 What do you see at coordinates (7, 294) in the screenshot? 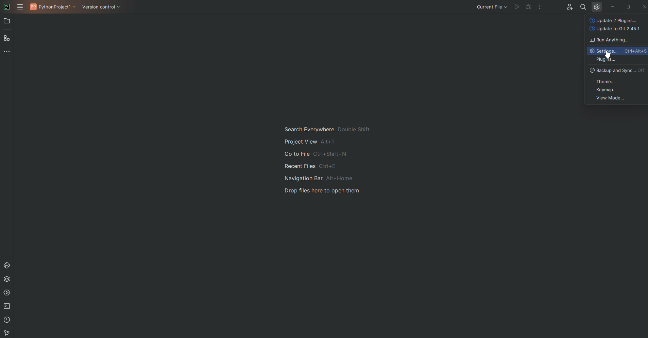
I see `Services` at bounding box center [7, 294].